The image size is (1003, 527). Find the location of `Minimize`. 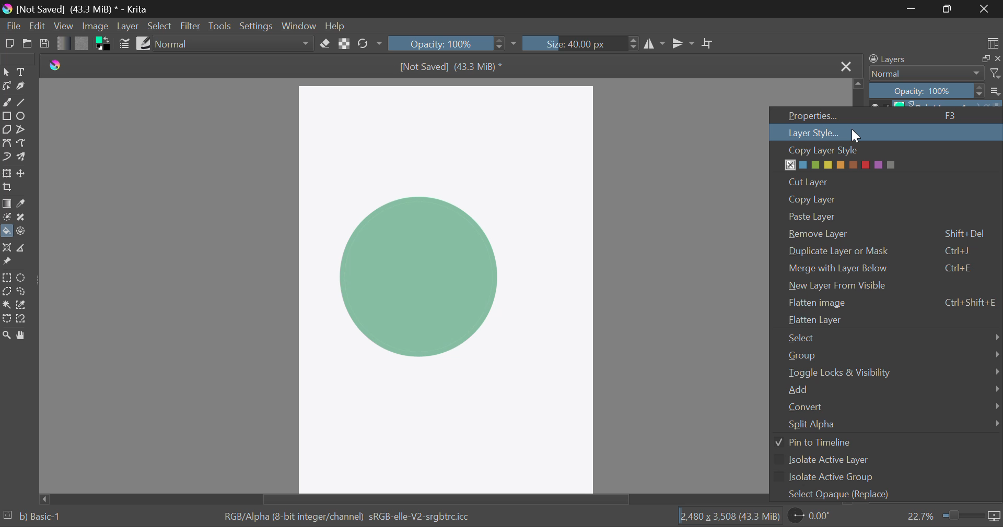

Minimize is located at coordinates (949, 9).